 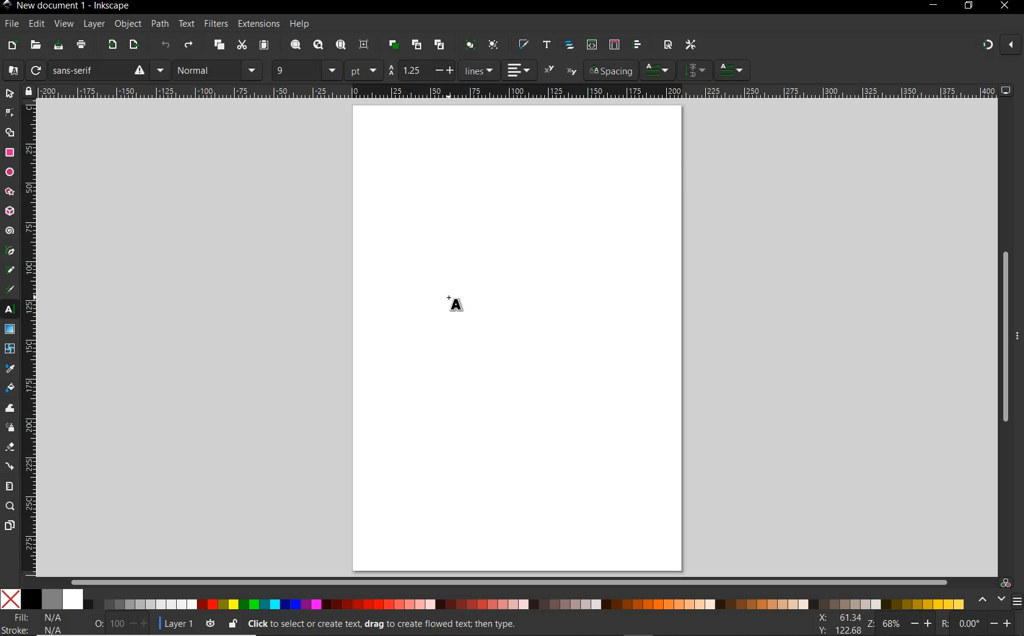 What do you see at coordinates (10, 70) in the screenshot?
I see `A` at bounding box center [10, 70].